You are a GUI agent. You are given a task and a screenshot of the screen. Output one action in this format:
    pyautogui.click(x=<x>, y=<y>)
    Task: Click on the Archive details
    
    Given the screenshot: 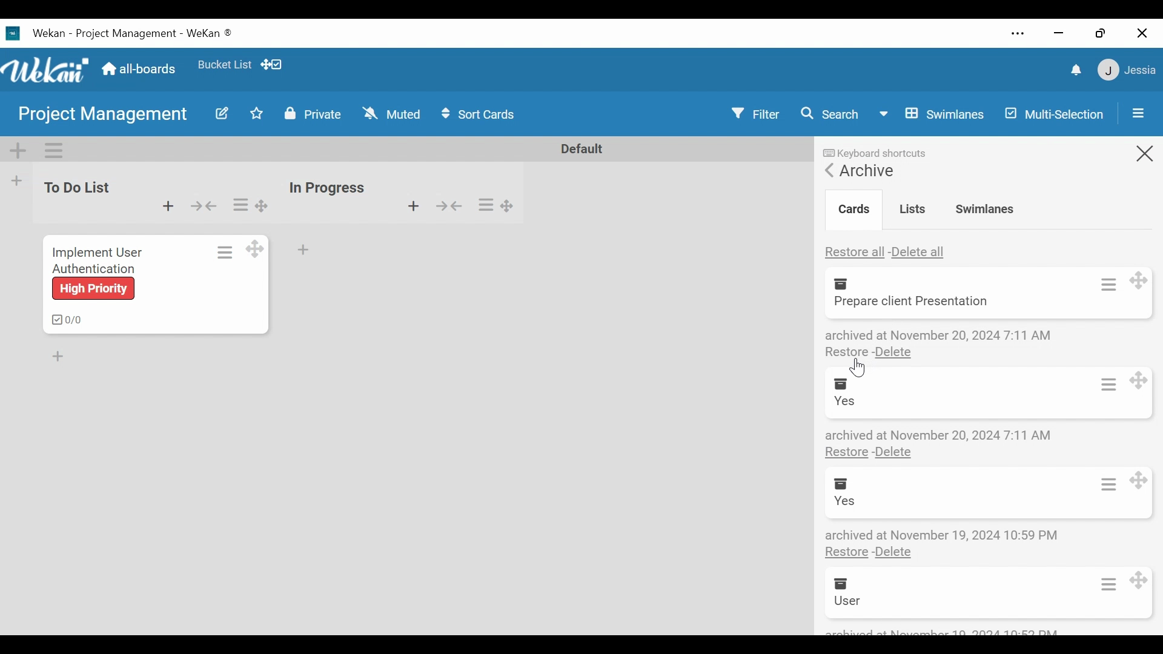 What is the action you would take?
    pyautogui.click(x=942, y=535)
    